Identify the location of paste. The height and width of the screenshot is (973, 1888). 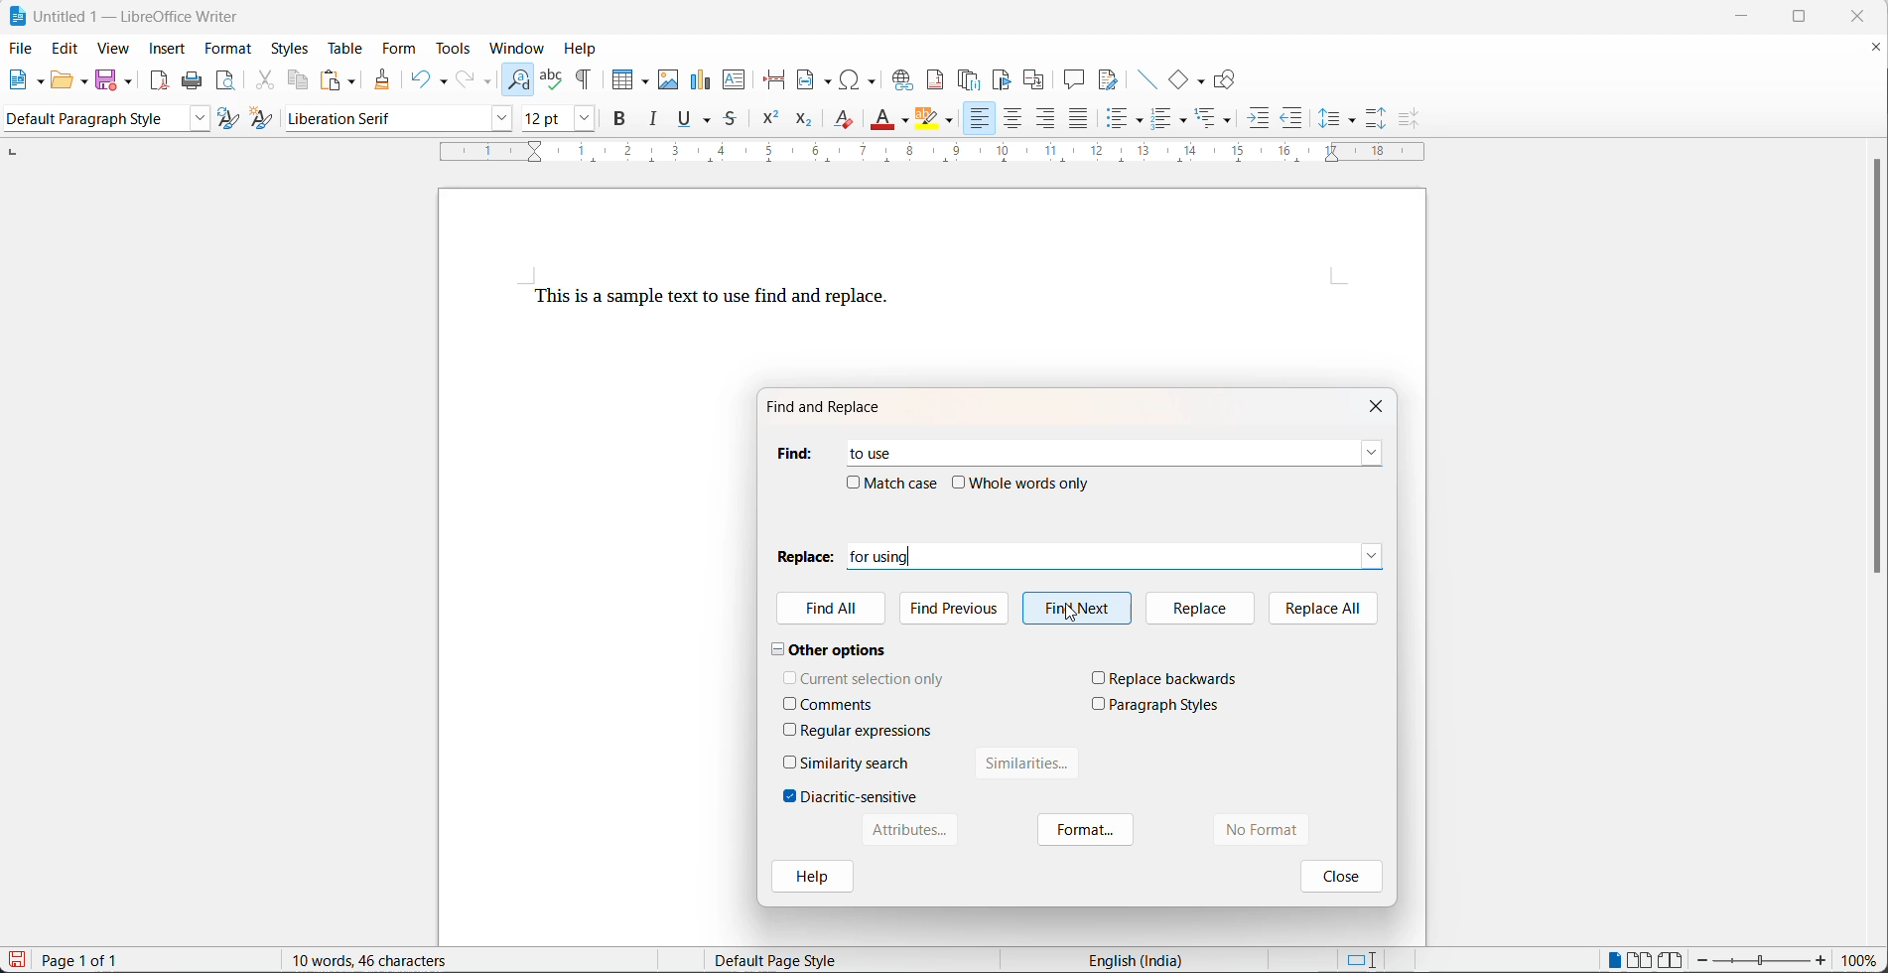
(332, 79).